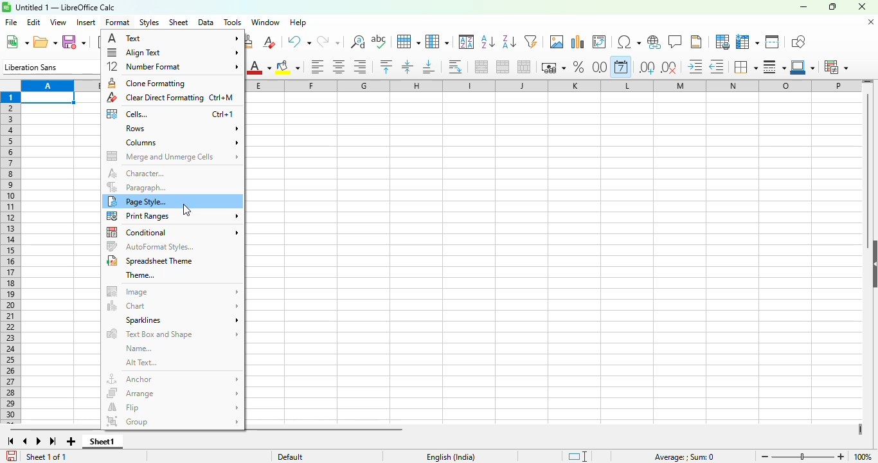 This screenshot has height=463, width=878. Describe the element at coordinates (327, 430) in the screenshot. I see `horizontal scroll bar` at that location.